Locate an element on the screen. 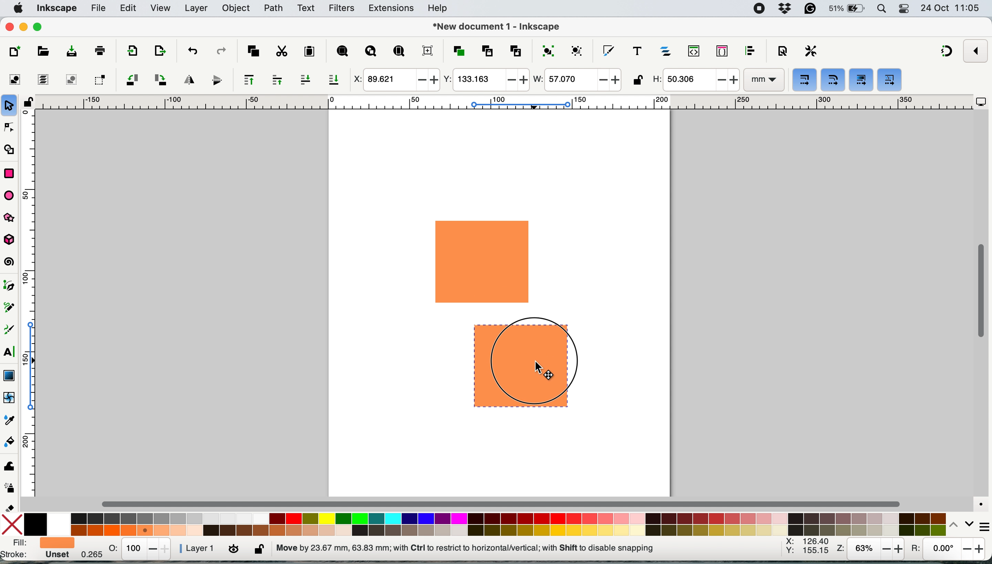 The height and width of the screenshot is (564, 992). paste is located at coordinates (309, 52).